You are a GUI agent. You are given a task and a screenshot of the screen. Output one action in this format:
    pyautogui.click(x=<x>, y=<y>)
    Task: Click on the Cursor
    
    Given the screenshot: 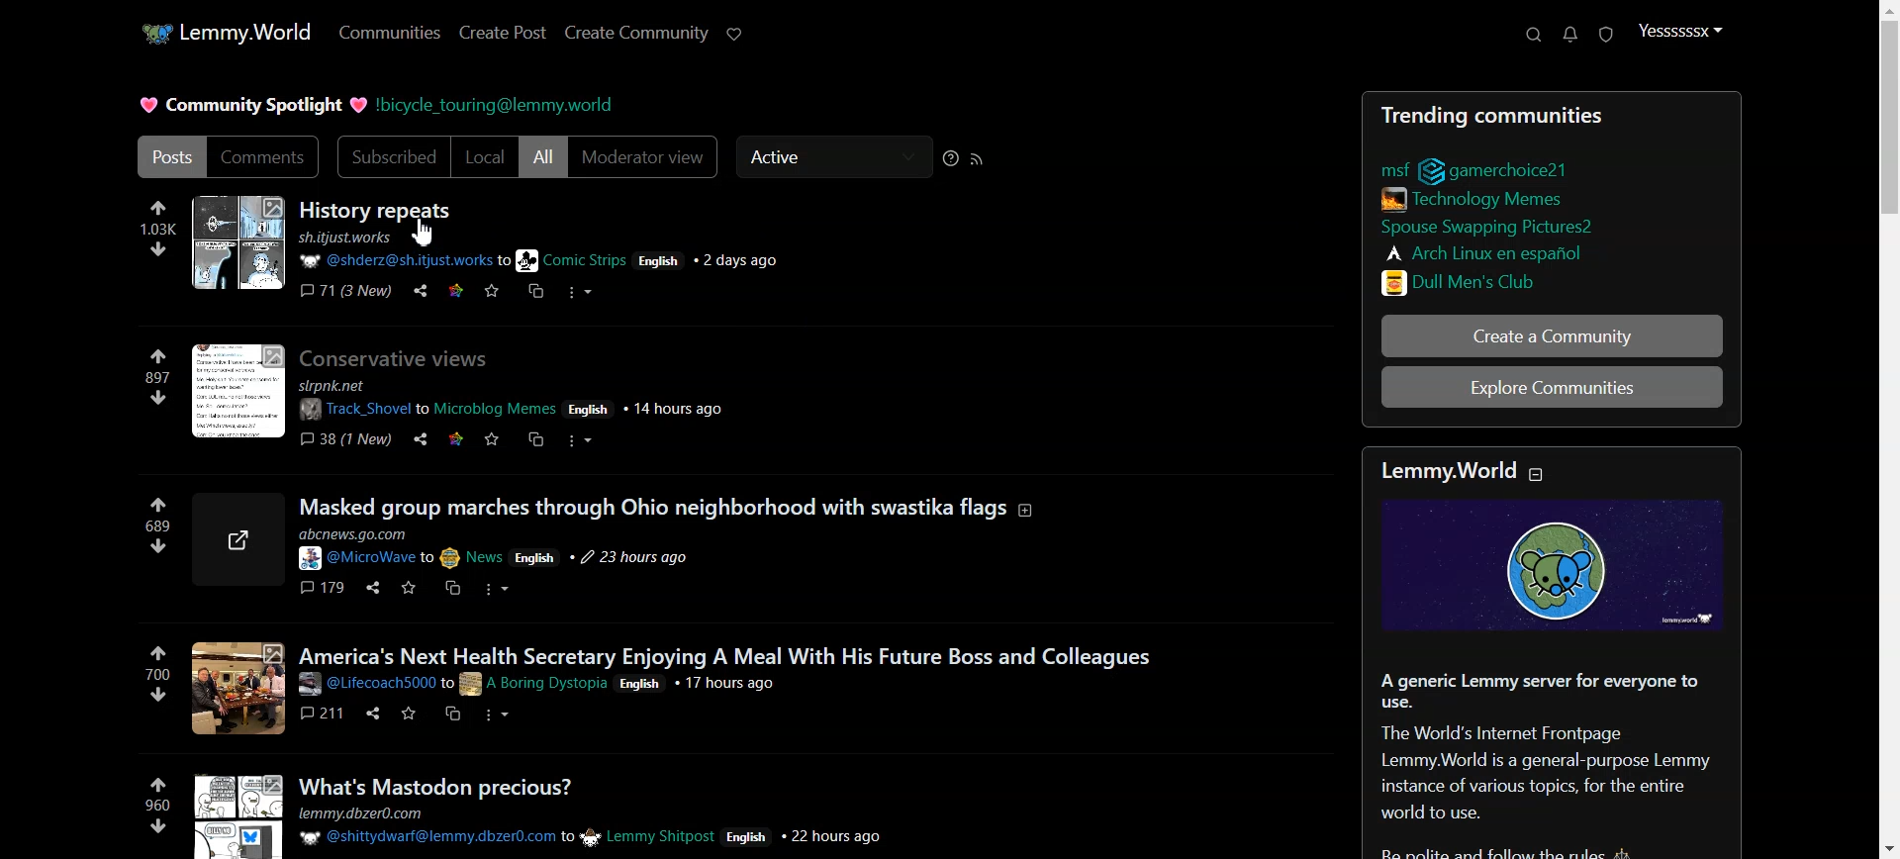 What is the action you would take?
    pyautogui.click(x=427, y=233)
    